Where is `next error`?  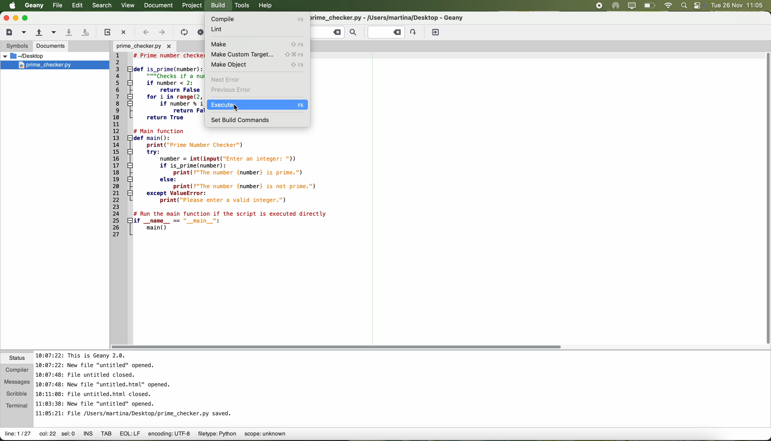 next error is located at coordinates (226, 78).